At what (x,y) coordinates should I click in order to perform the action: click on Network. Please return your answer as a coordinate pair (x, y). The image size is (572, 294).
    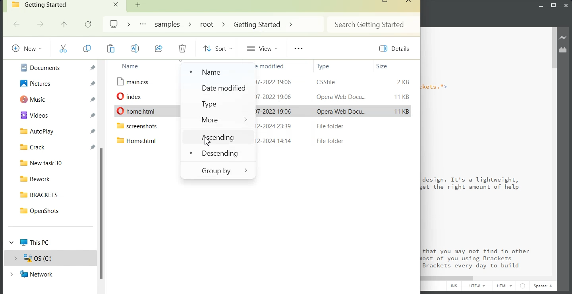
    Looking at the image, I should click on (51, 274).